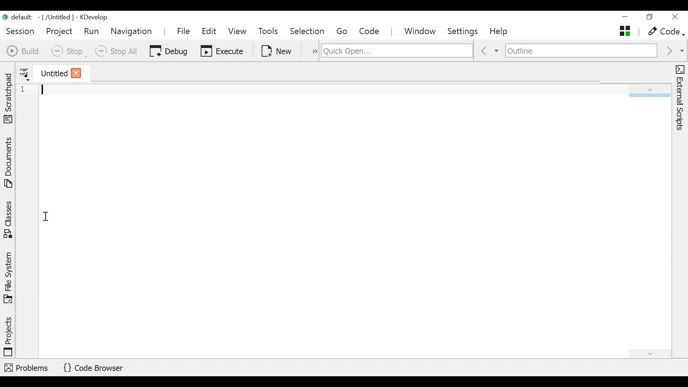 The width and height of the screenshot is (688, 387). What do you see at coordinates (646, 354) in the screenshot?
I see `expand` at bounding box center [646, 354].